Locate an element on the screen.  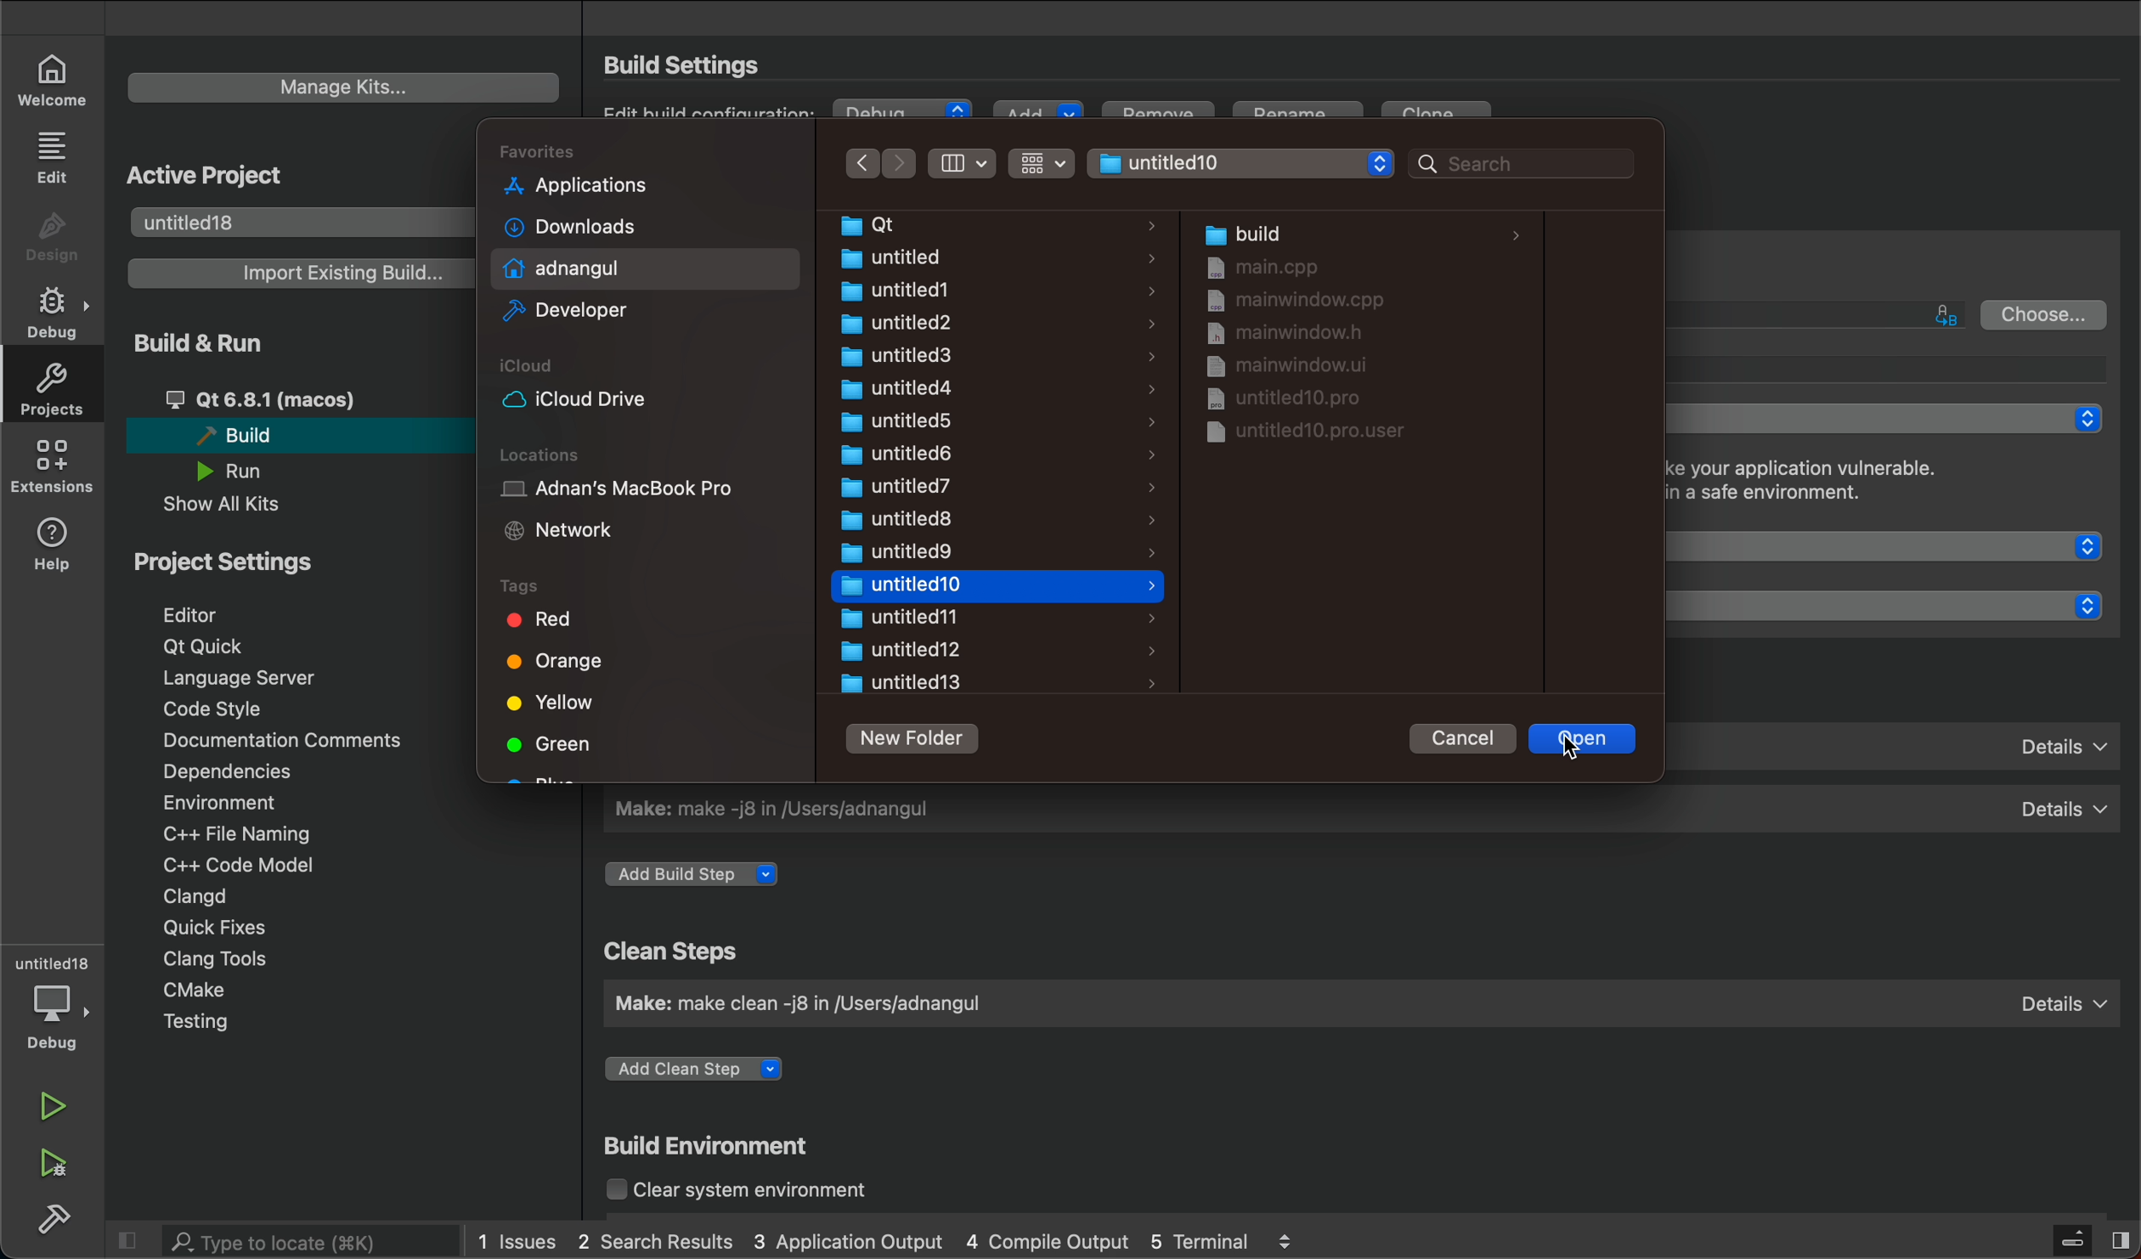
logs           is located at coordinates (1296, 1239).